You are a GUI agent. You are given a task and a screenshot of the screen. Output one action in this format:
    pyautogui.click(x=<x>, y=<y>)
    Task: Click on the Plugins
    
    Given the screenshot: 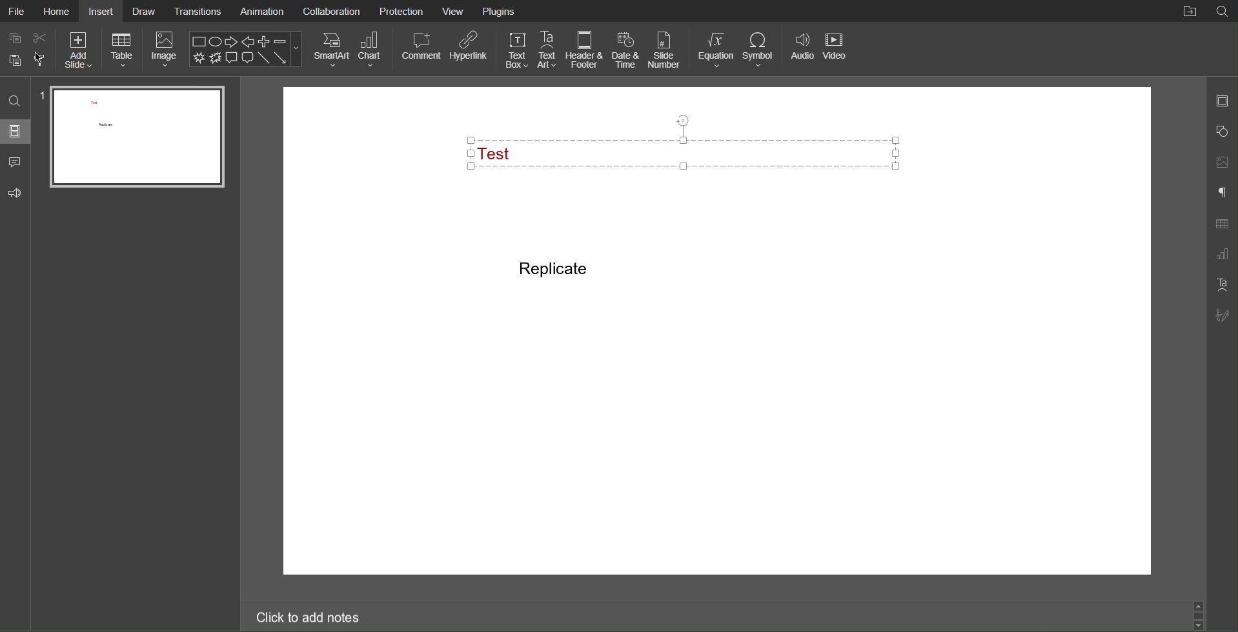 What is the action you would take?
    pyautogui.click(x=500, y=12)
    